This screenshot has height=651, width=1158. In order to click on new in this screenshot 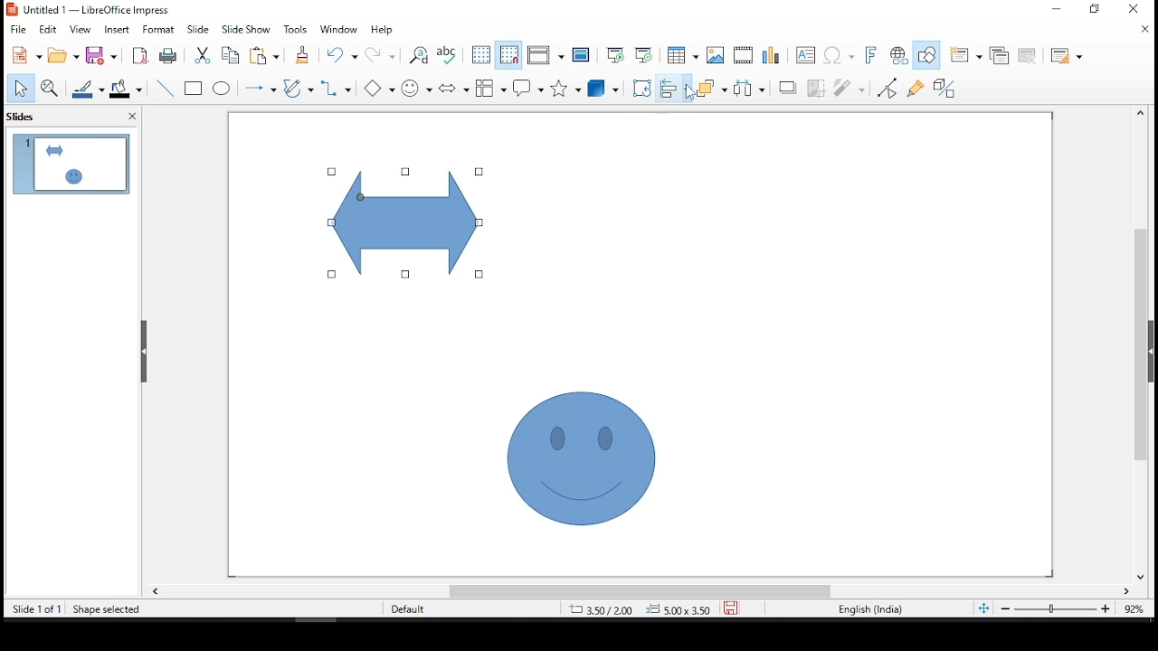, I will do `click(23, 55)`.